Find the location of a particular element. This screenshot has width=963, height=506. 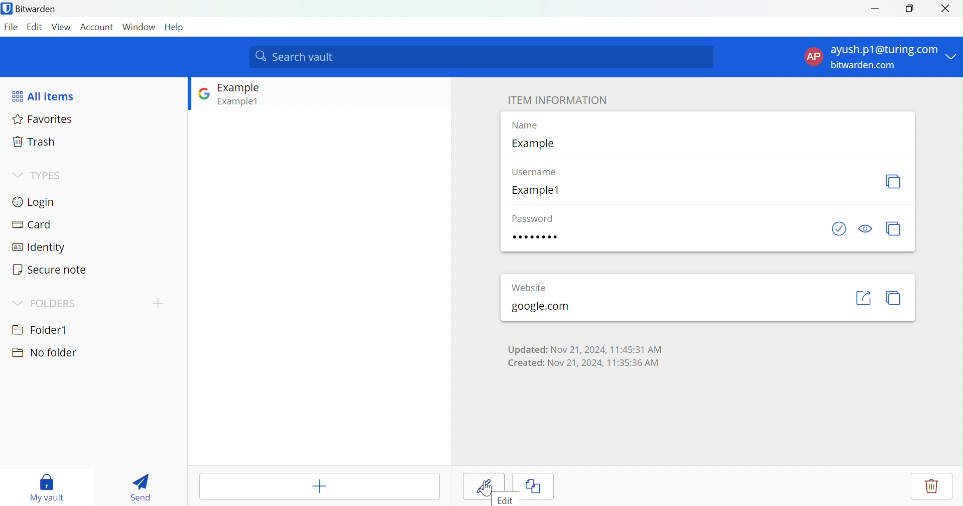

Search vault is located at coordinates (482, 57).